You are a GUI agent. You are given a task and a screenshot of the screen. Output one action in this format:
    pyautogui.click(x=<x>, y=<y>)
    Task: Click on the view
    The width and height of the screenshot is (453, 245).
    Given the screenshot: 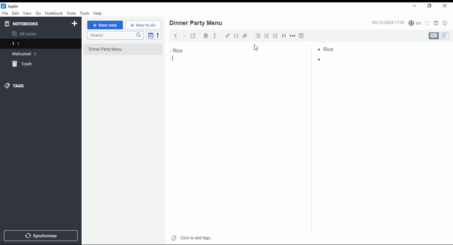 What is the action you would take?
    pyautogui.click(x=27, y=13)
    